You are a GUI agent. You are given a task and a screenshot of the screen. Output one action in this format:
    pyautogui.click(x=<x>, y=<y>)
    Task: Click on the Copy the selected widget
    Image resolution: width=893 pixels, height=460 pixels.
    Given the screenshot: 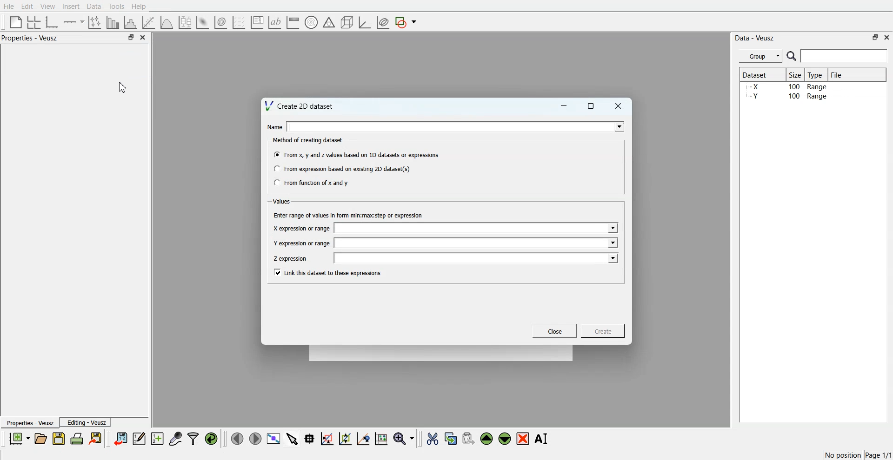 What is the action you would take?
    pyautogui.click(x=451, y=438)
    